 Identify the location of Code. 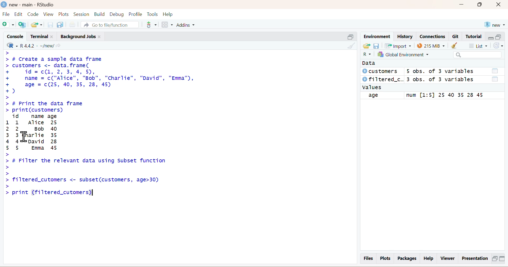
(34, 14).